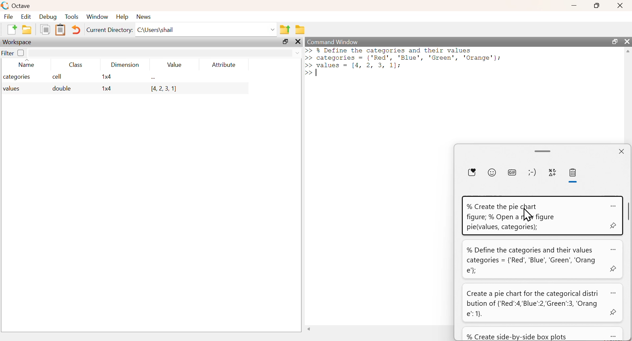  What do you see at coordinates (614, 225) in the screenshot?
I see `pin` at bounding box center [614, 225].